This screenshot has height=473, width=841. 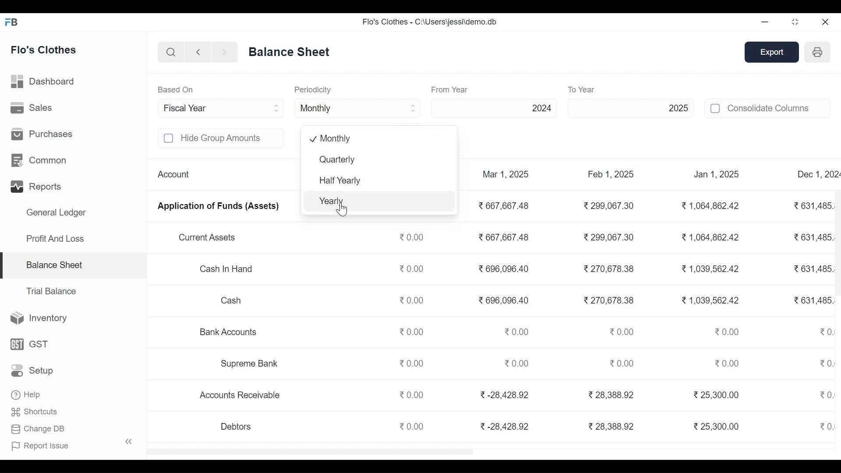 I want to click on general ledger, so click(x=291, y=51).